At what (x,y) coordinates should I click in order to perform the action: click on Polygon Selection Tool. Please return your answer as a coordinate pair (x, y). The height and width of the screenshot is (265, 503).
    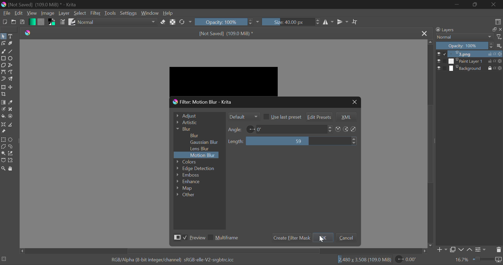
    Looking at the image, I should click on (3, 146).